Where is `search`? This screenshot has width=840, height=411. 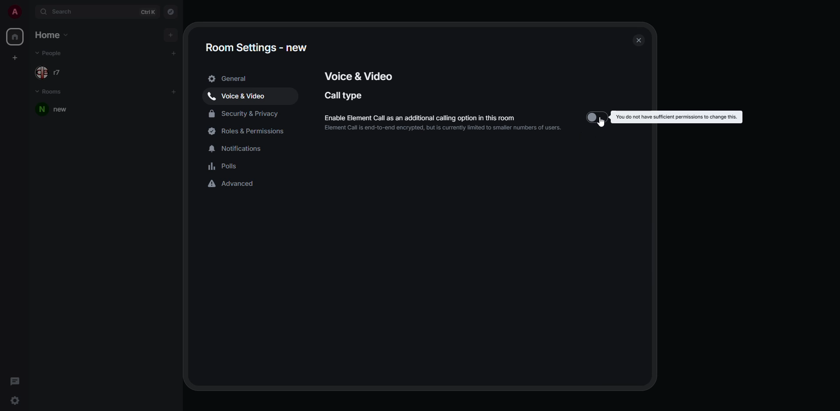 search is located at coordinates (59, 11).